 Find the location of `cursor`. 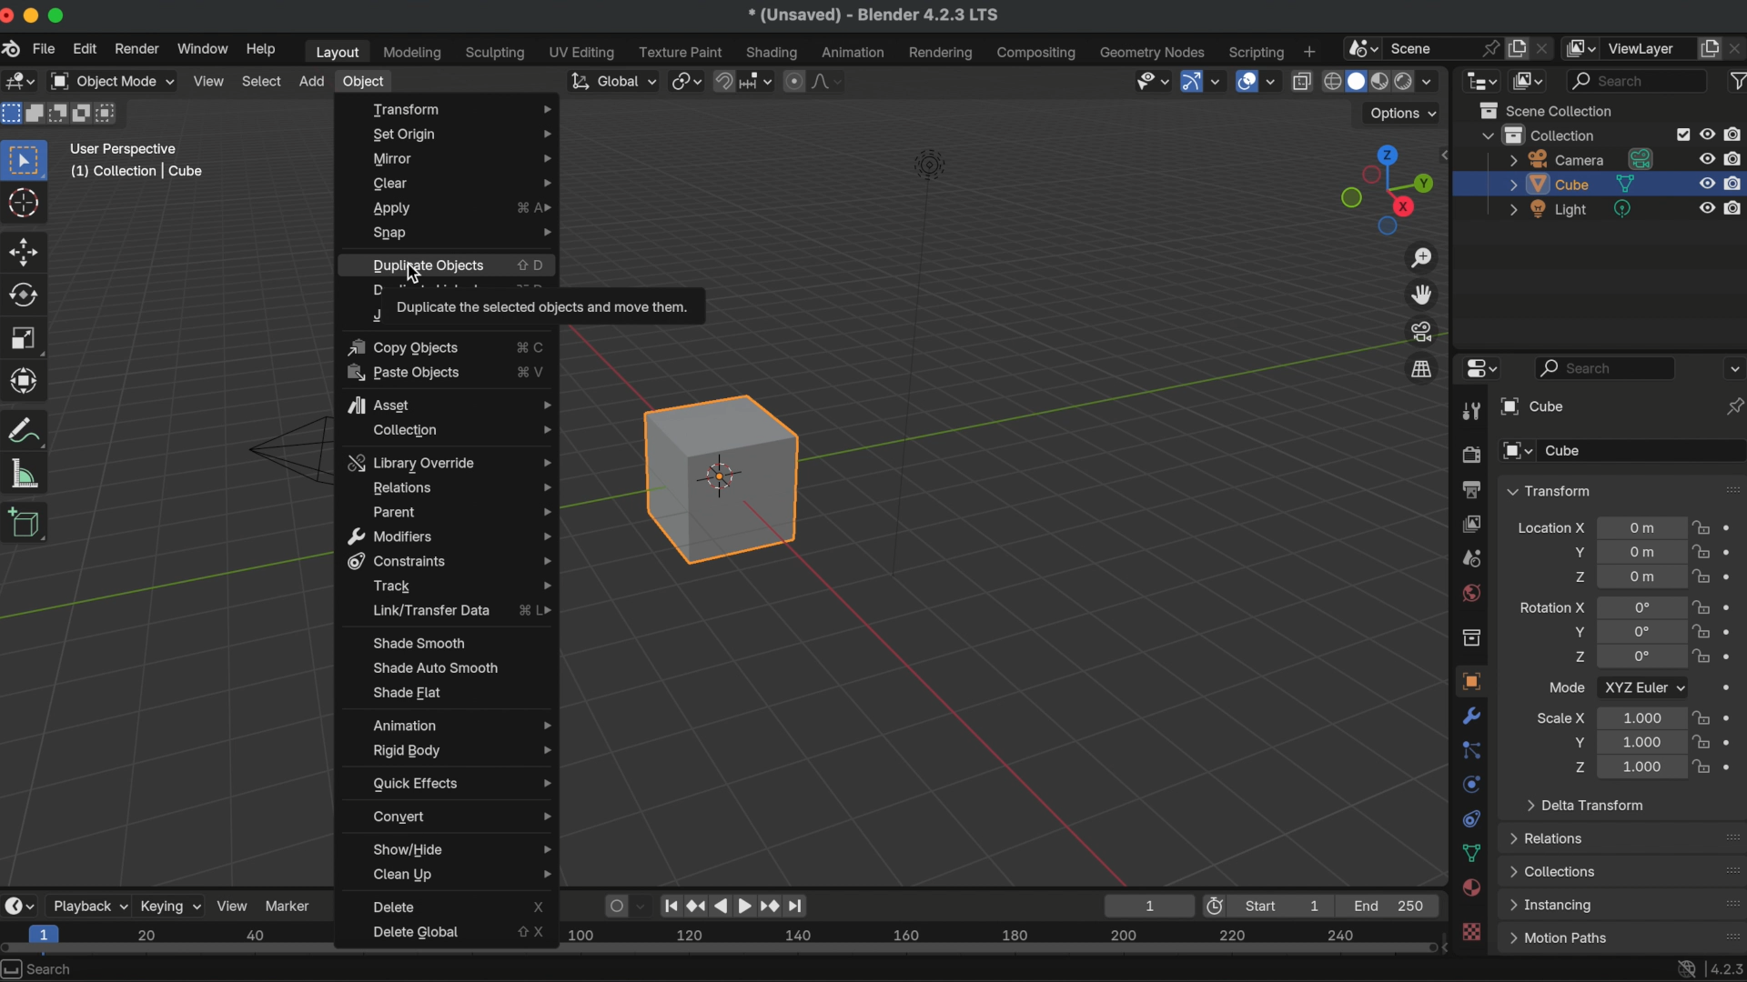

cursor is located at coordinates (417, 276).